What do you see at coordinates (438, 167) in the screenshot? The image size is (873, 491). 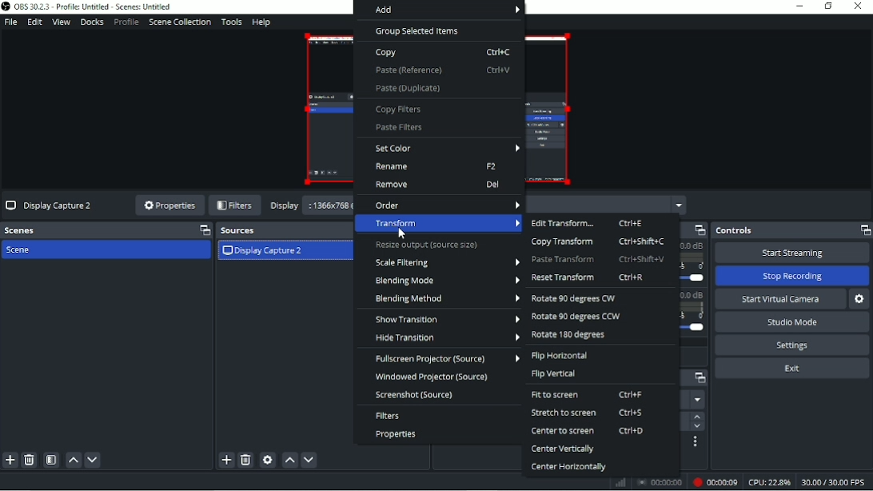 I see `Rename` at bounding box center [438, 167].